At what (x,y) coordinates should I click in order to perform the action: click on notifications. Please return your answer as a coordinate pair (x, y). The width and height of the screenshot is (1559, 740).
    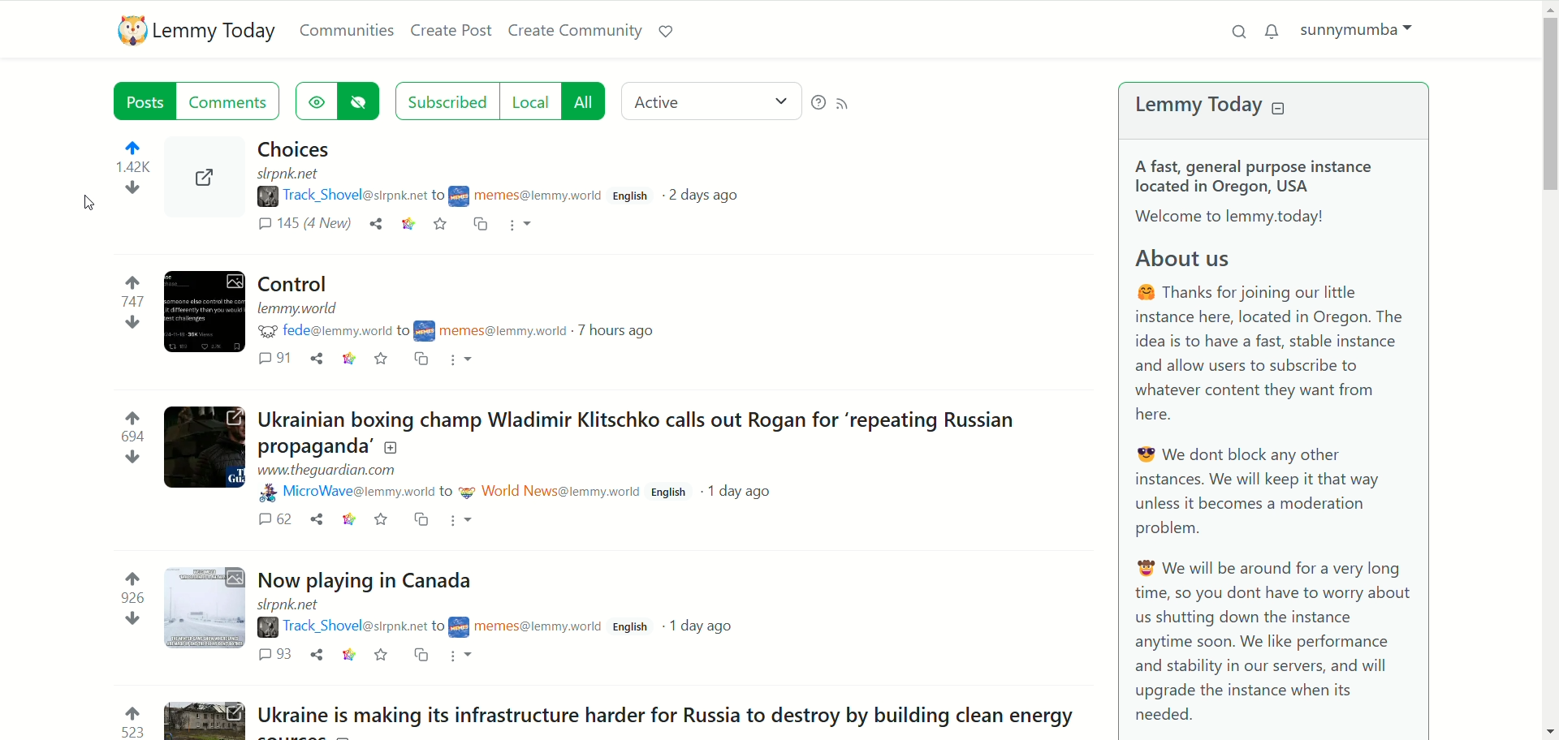
    Looking at the image, I should click on (1273, 32).